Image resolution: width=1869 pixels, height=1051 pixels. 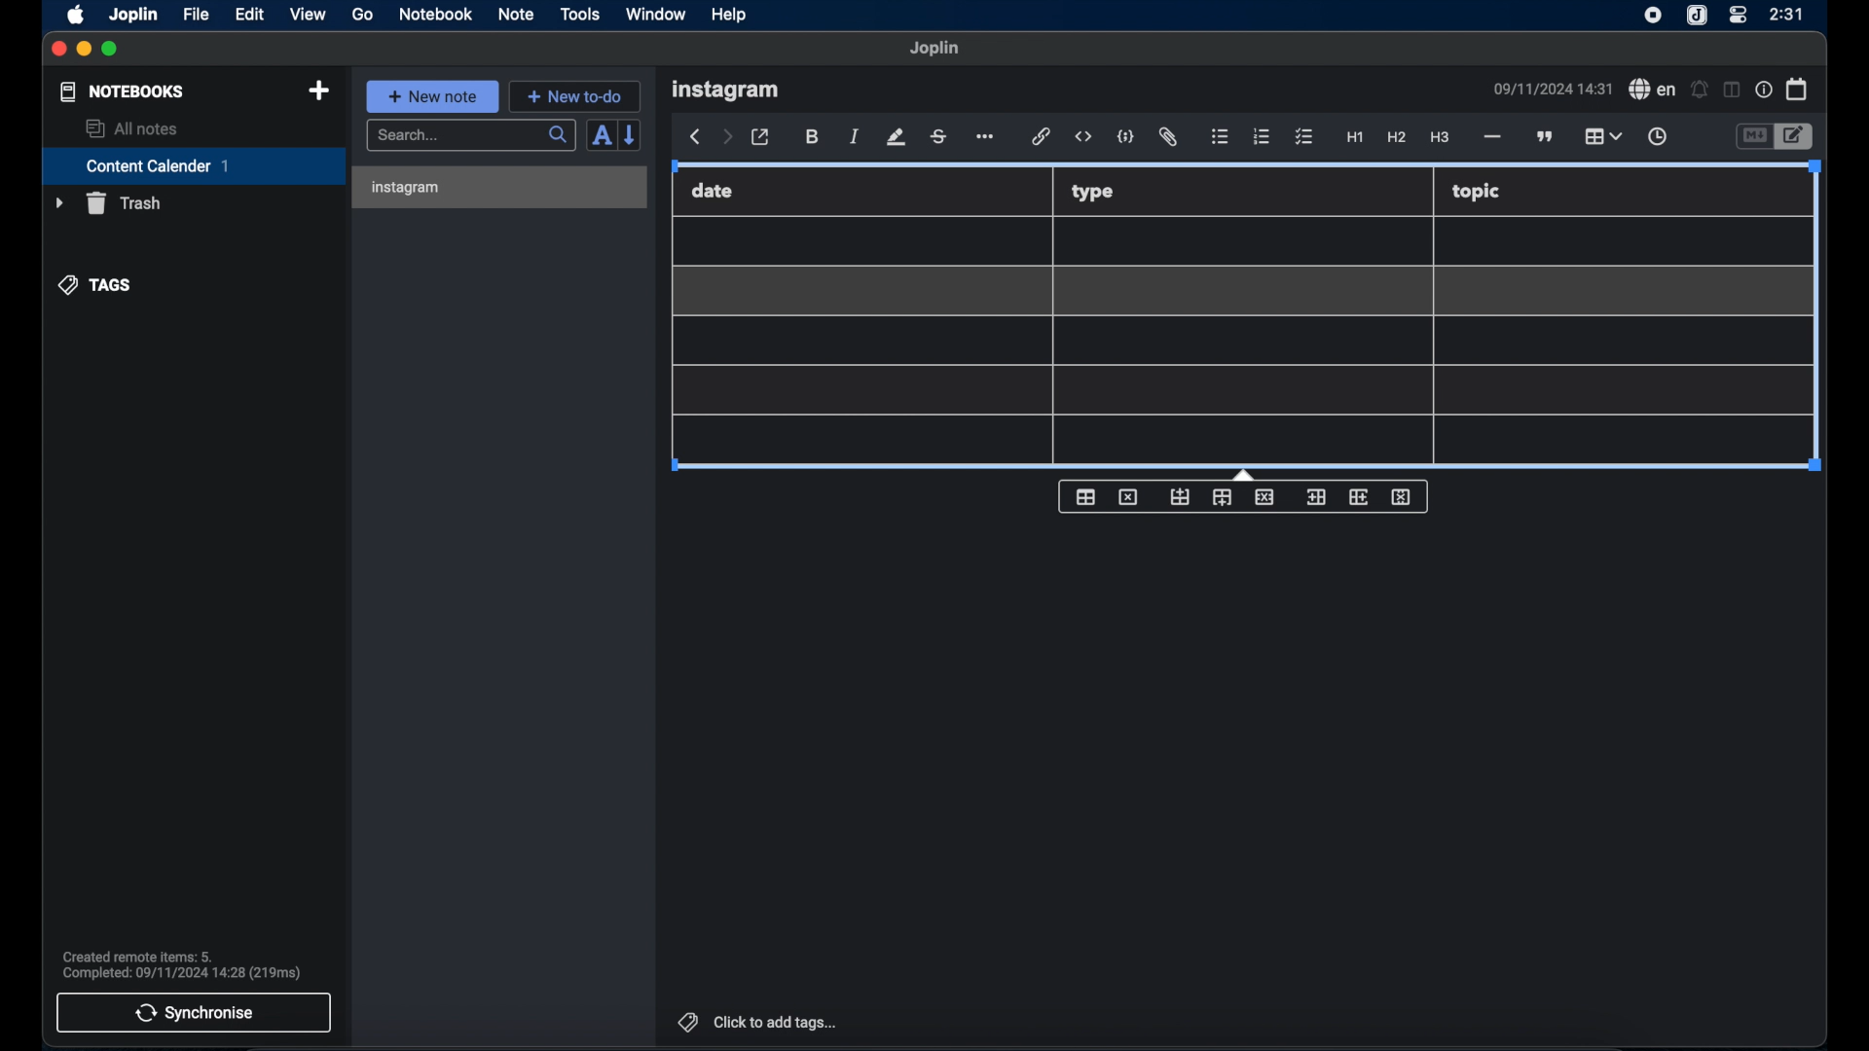 I want to click on type, so click(x=1093, y=192).